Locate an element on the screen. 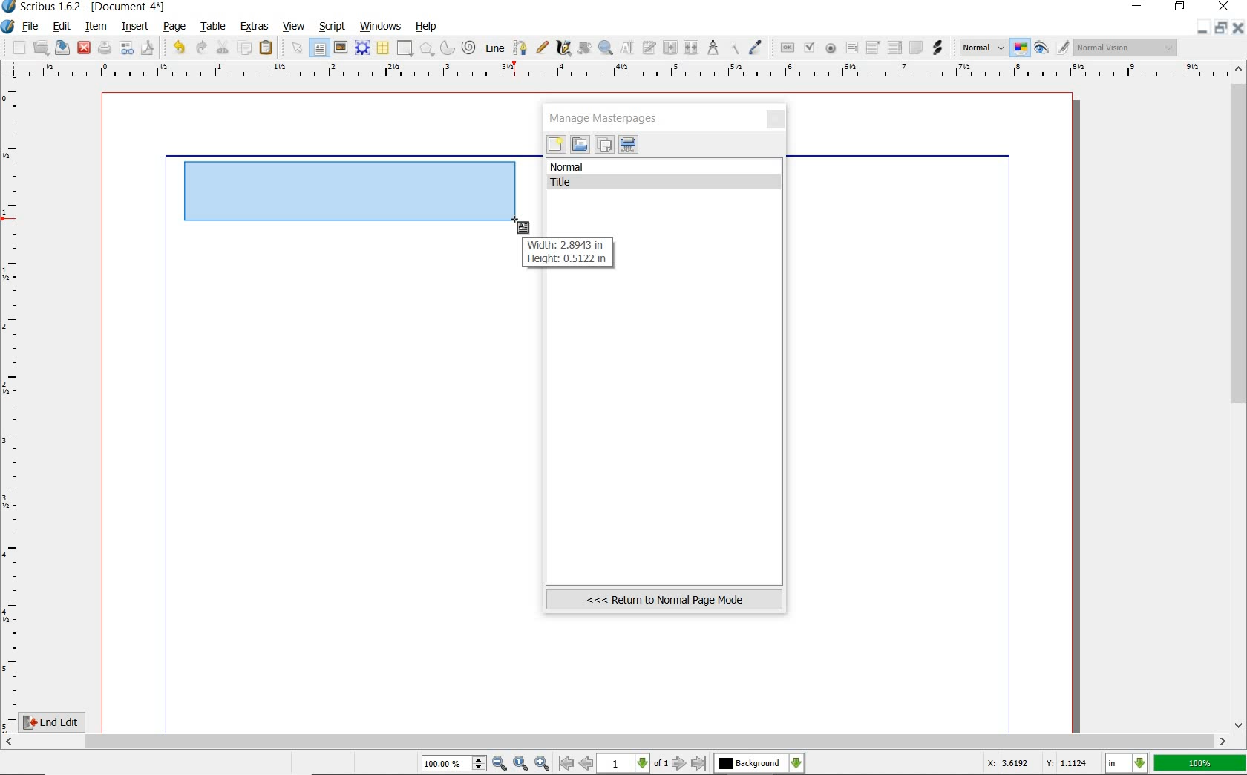  normal is located at coordinates (665, 167).